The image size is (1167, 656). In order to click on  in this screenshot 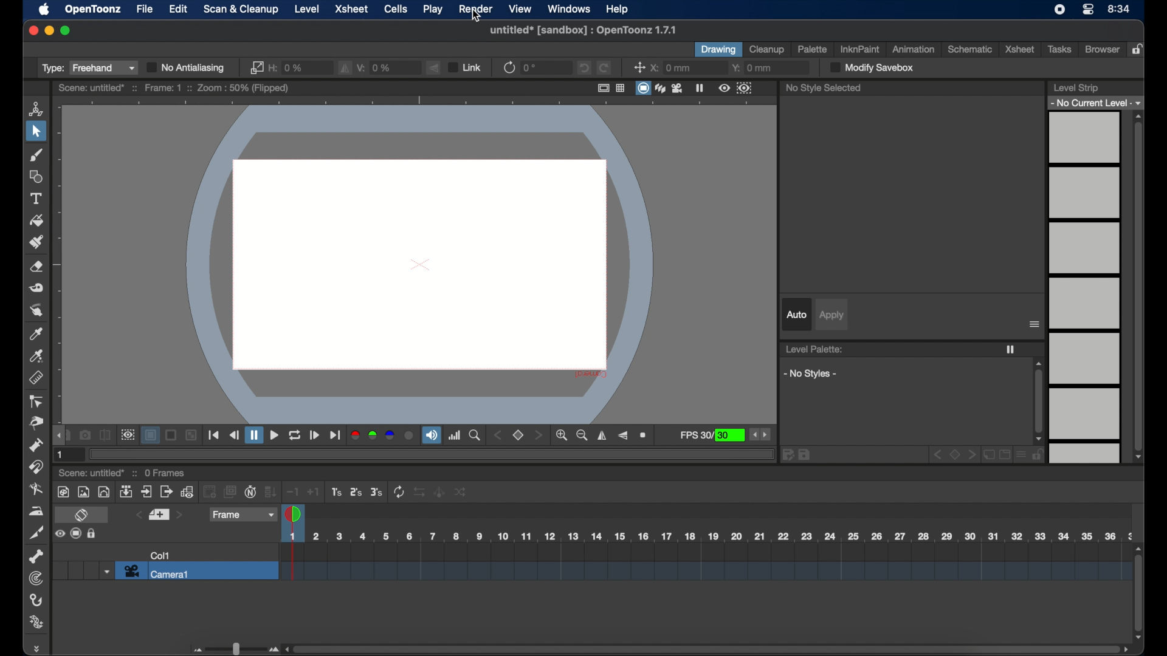, I will do `click(63, 491)`.